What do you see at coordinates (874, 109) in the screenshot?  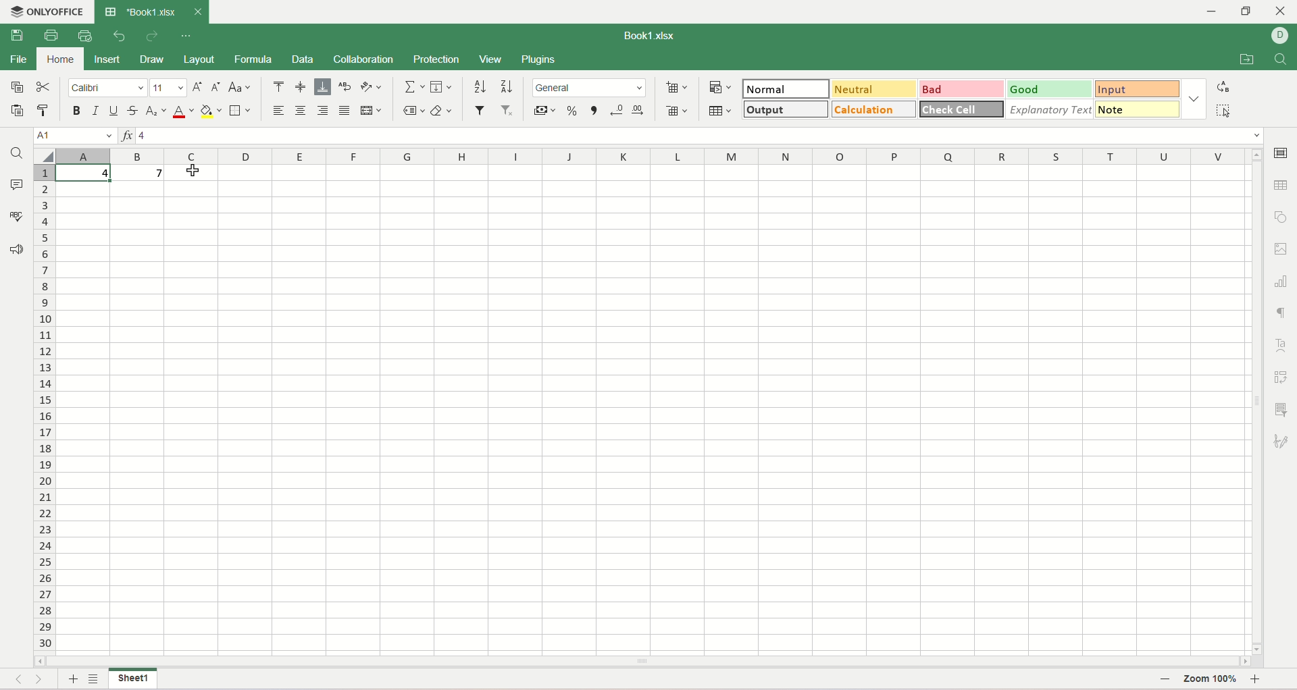 I see `calculation` at bounding box center [874, 109].